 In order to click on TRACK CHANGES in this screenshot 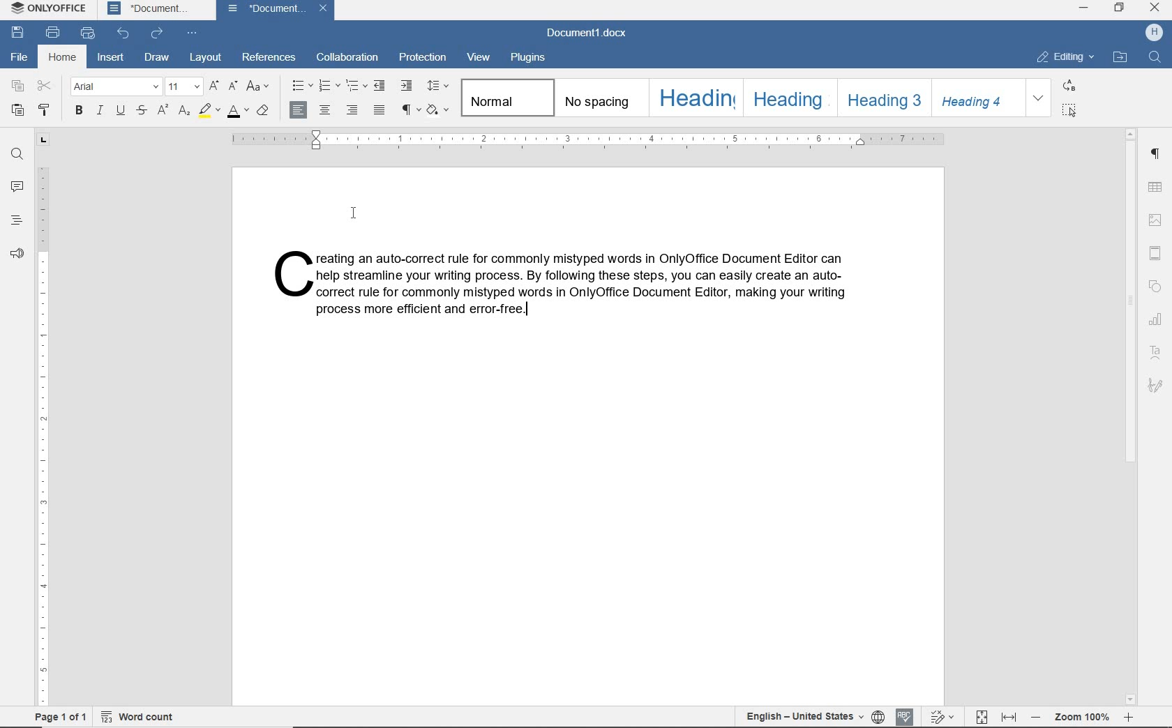, I will do `click(944, 718)`.